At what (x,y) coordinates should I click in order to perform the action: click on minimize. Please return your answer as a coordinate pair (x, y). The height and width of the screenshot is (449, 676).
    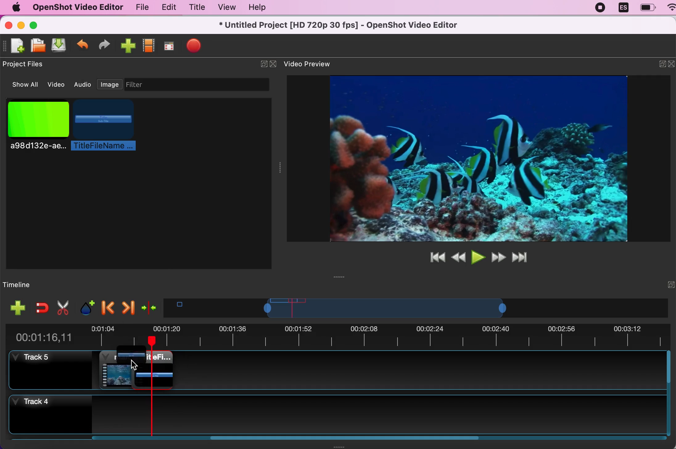
    Looking at the image, I should click on (21, 24).